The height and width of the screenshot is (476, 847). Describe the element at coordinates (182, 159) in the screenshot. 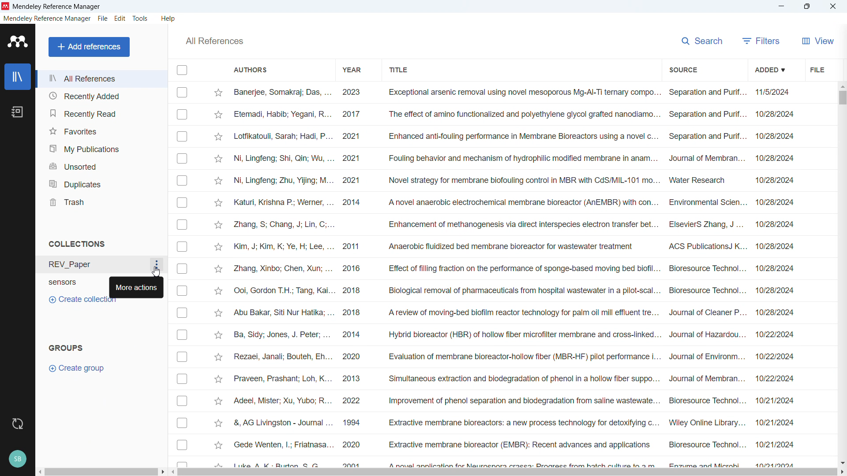

I see `Select respective publication` at that location.